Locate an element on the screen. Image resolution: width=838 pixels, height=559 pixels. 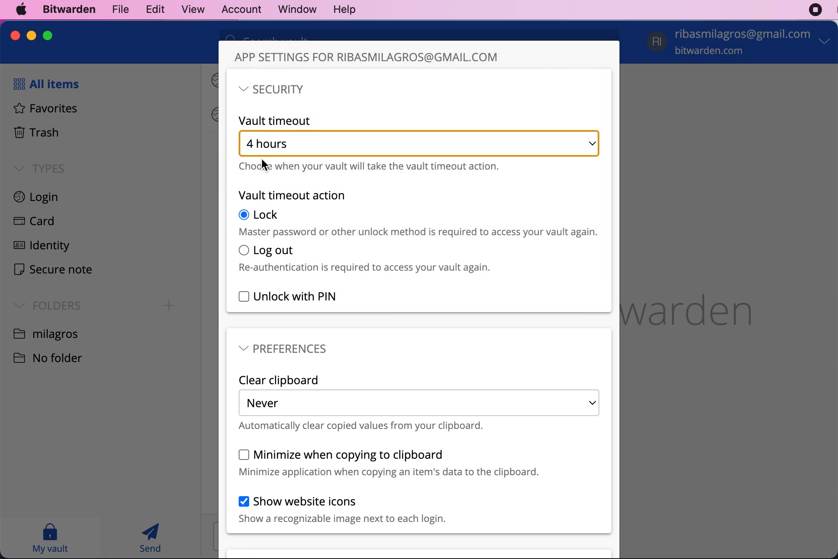
maximize is located at coordinates (47, 35).